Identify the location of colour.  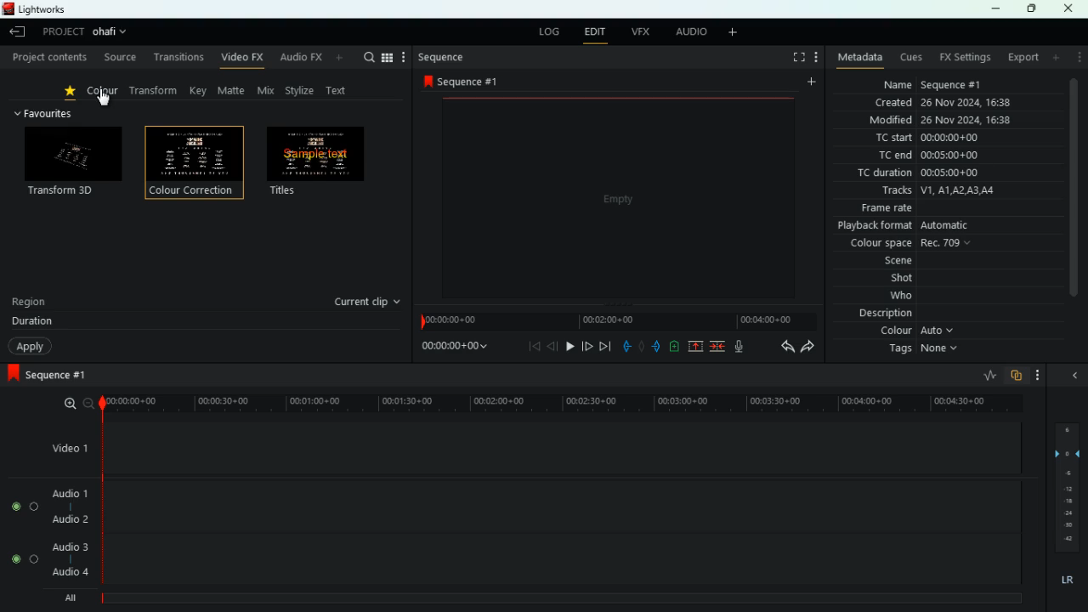
(104, 93).